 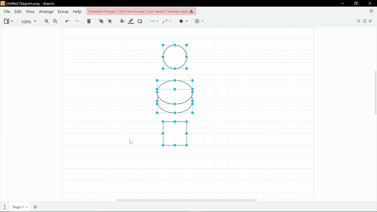 What do you see at coordinates (370, 21) in the screenshot?
I see `Collapse` at bounding box center [370, 21].